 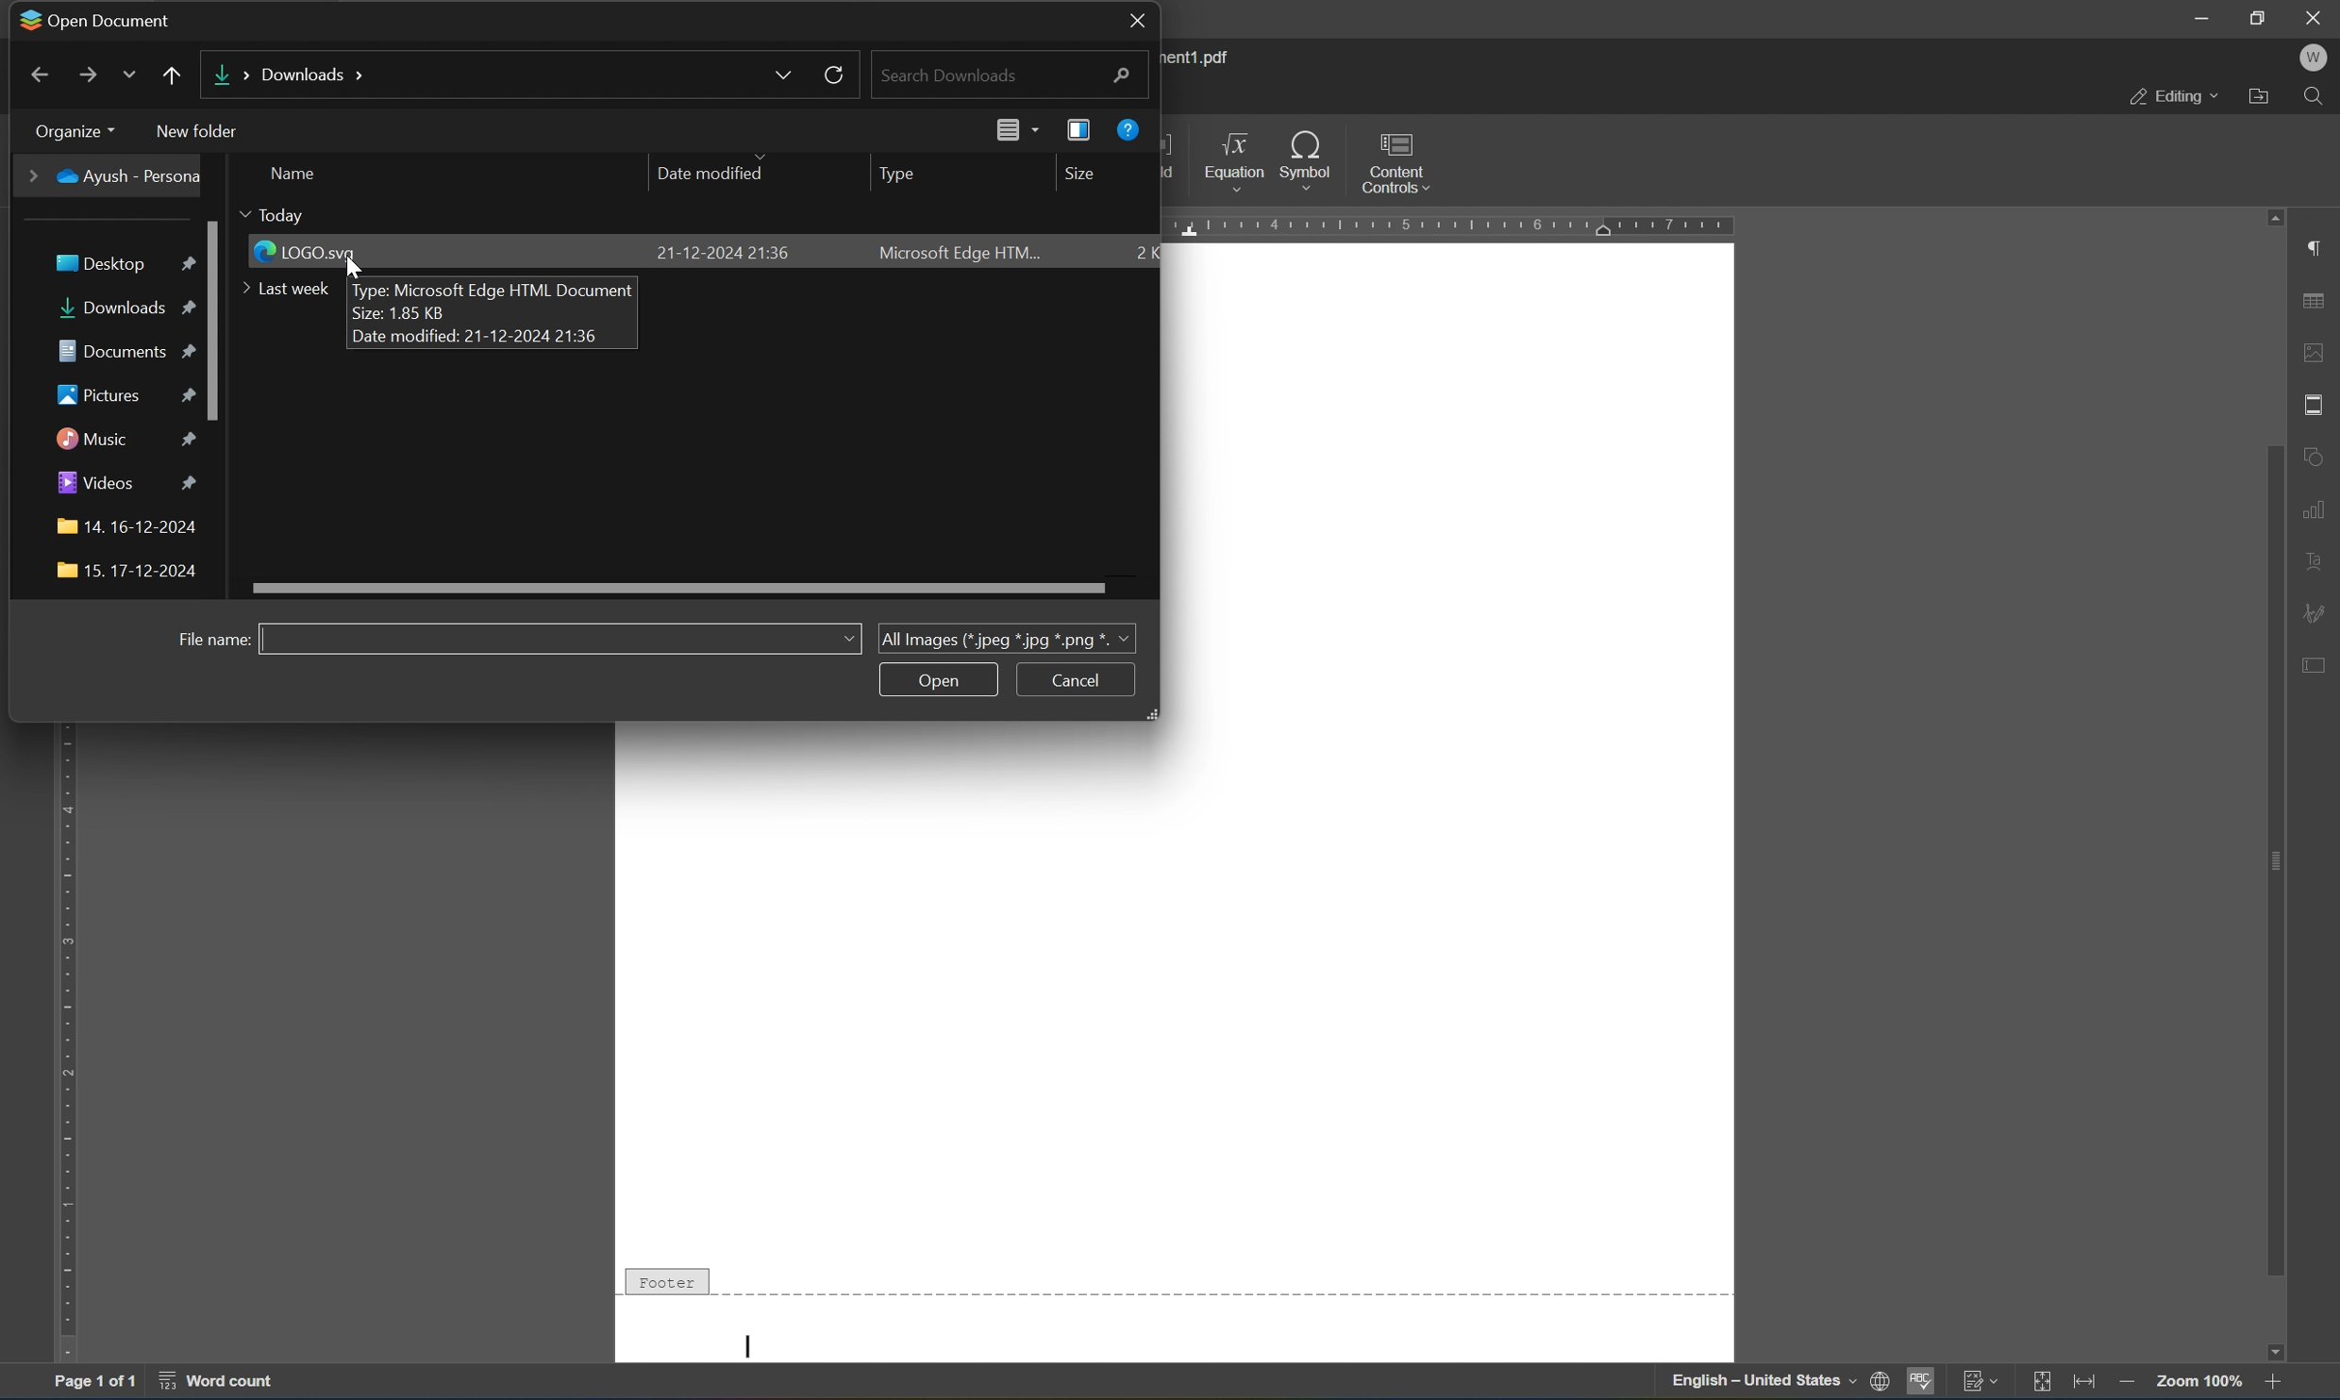 What do you see at coordinates (2318, 561) in the screenshot?
I see `text art settings` at bounding box center [2318, 561].